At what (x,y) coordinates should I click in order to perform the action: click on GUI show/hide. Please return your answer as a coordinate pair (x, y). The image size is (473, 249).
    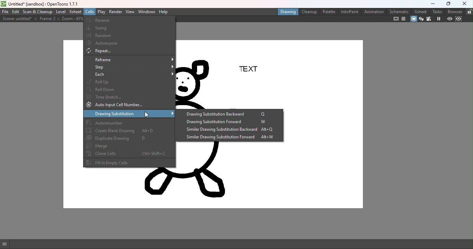
    Looking at the image, I should click on (7, 244).